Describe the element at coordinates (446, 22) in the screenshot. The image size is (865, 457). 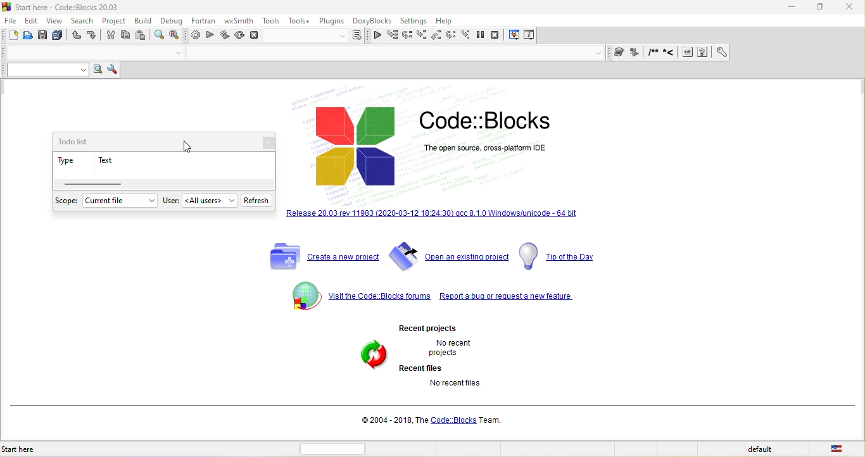
I see `help` at that location.